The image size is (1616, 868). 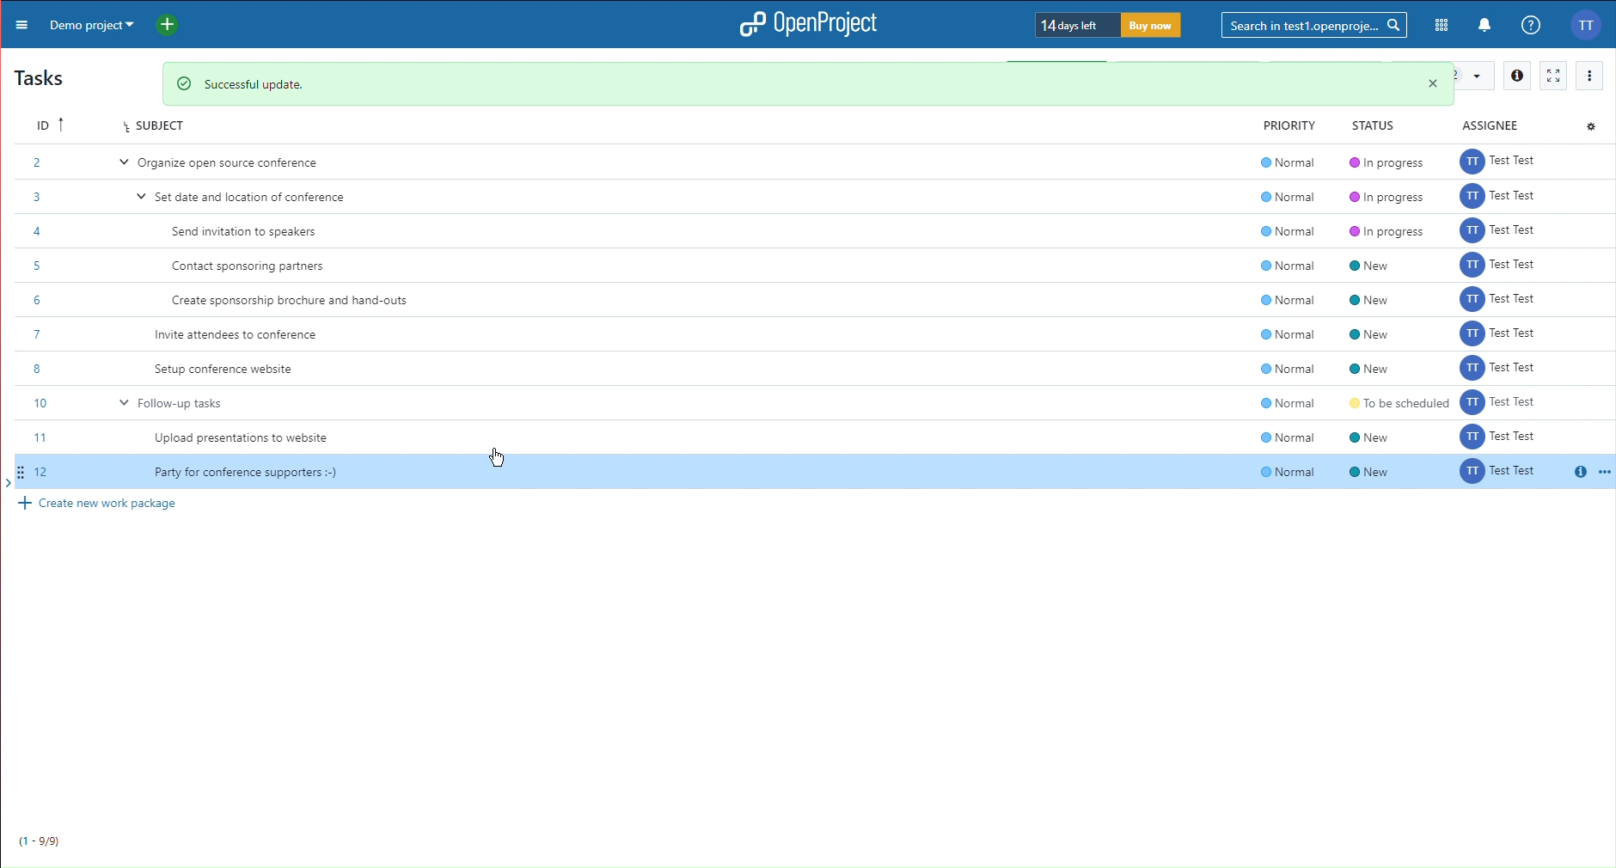 I want to click on Demo project, so click(x=93, y=23).